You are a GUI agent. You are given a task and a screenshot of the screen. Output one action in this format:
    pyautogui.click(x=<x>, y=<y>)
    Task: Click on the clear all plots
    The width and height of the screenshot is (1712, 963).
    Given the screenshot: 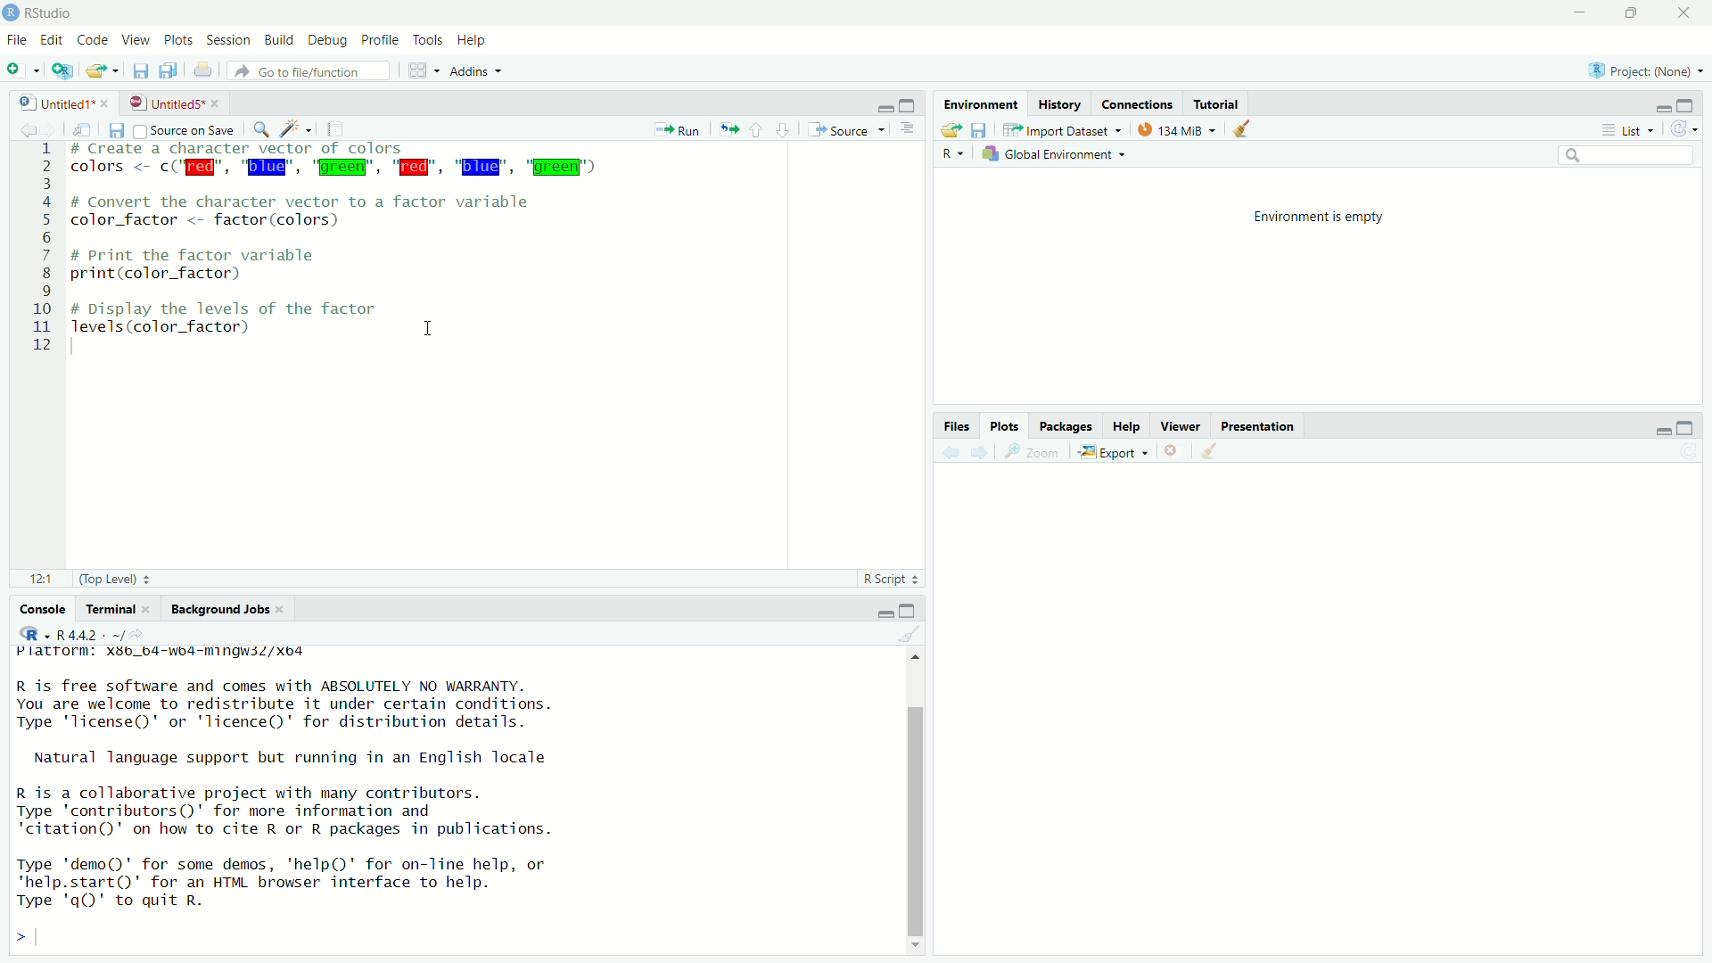 What is the action you would take?
    pyautogui.click(x=1208, y=452)
    